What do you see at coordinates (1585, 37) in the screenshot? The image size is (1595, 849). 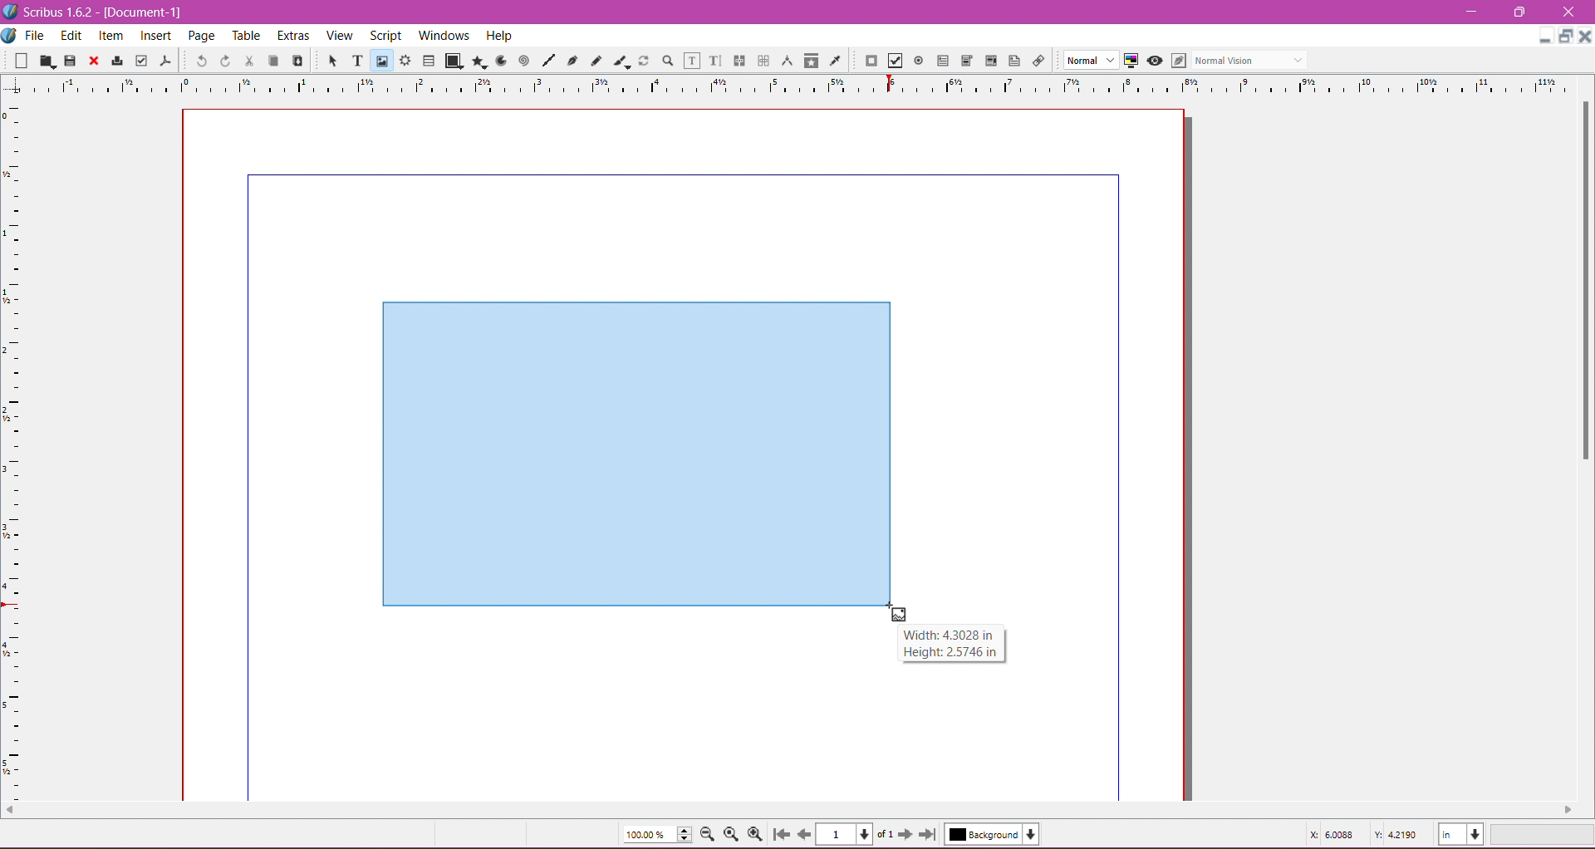 I see `Close Document` at bounding box center [1585, 37].